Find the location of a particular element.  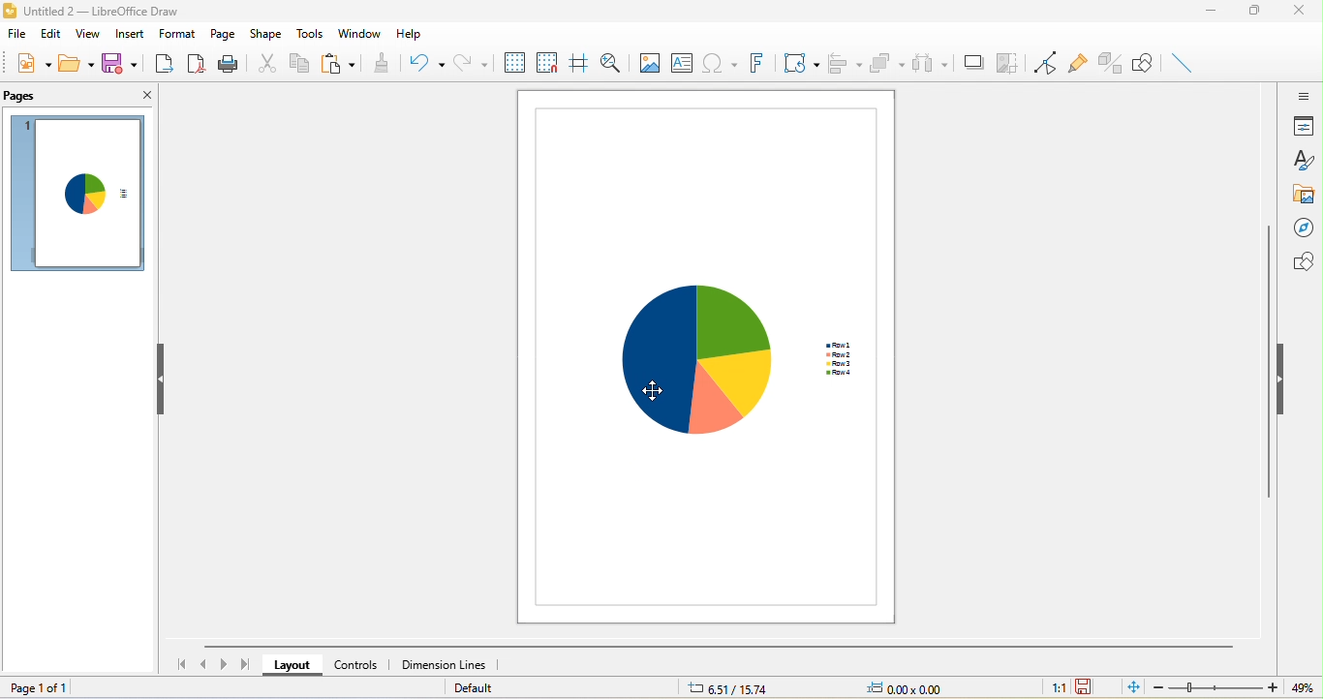

minimize is located at coordinates (1210, 13).